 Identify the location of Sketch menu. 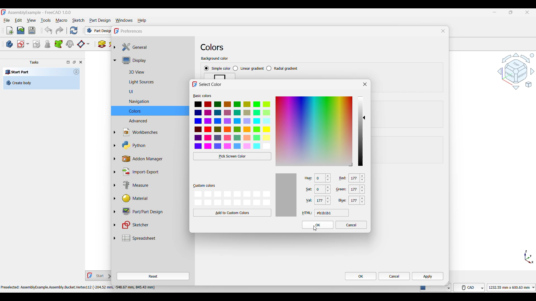
(78, 20).